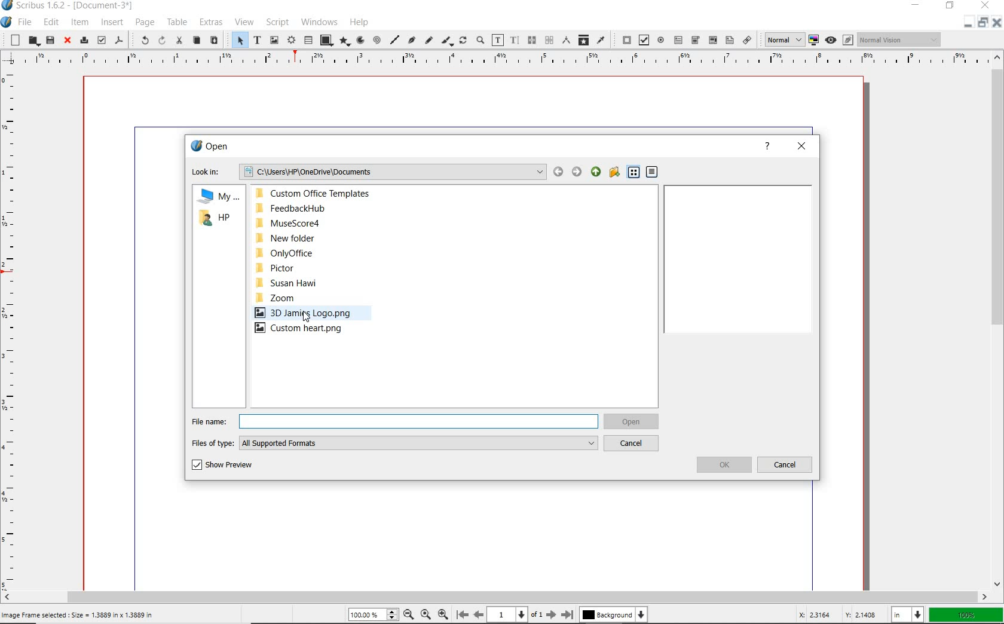 The height and width of the screenshot is (624, 1004). I want to click on spiral, so click(376, 41).